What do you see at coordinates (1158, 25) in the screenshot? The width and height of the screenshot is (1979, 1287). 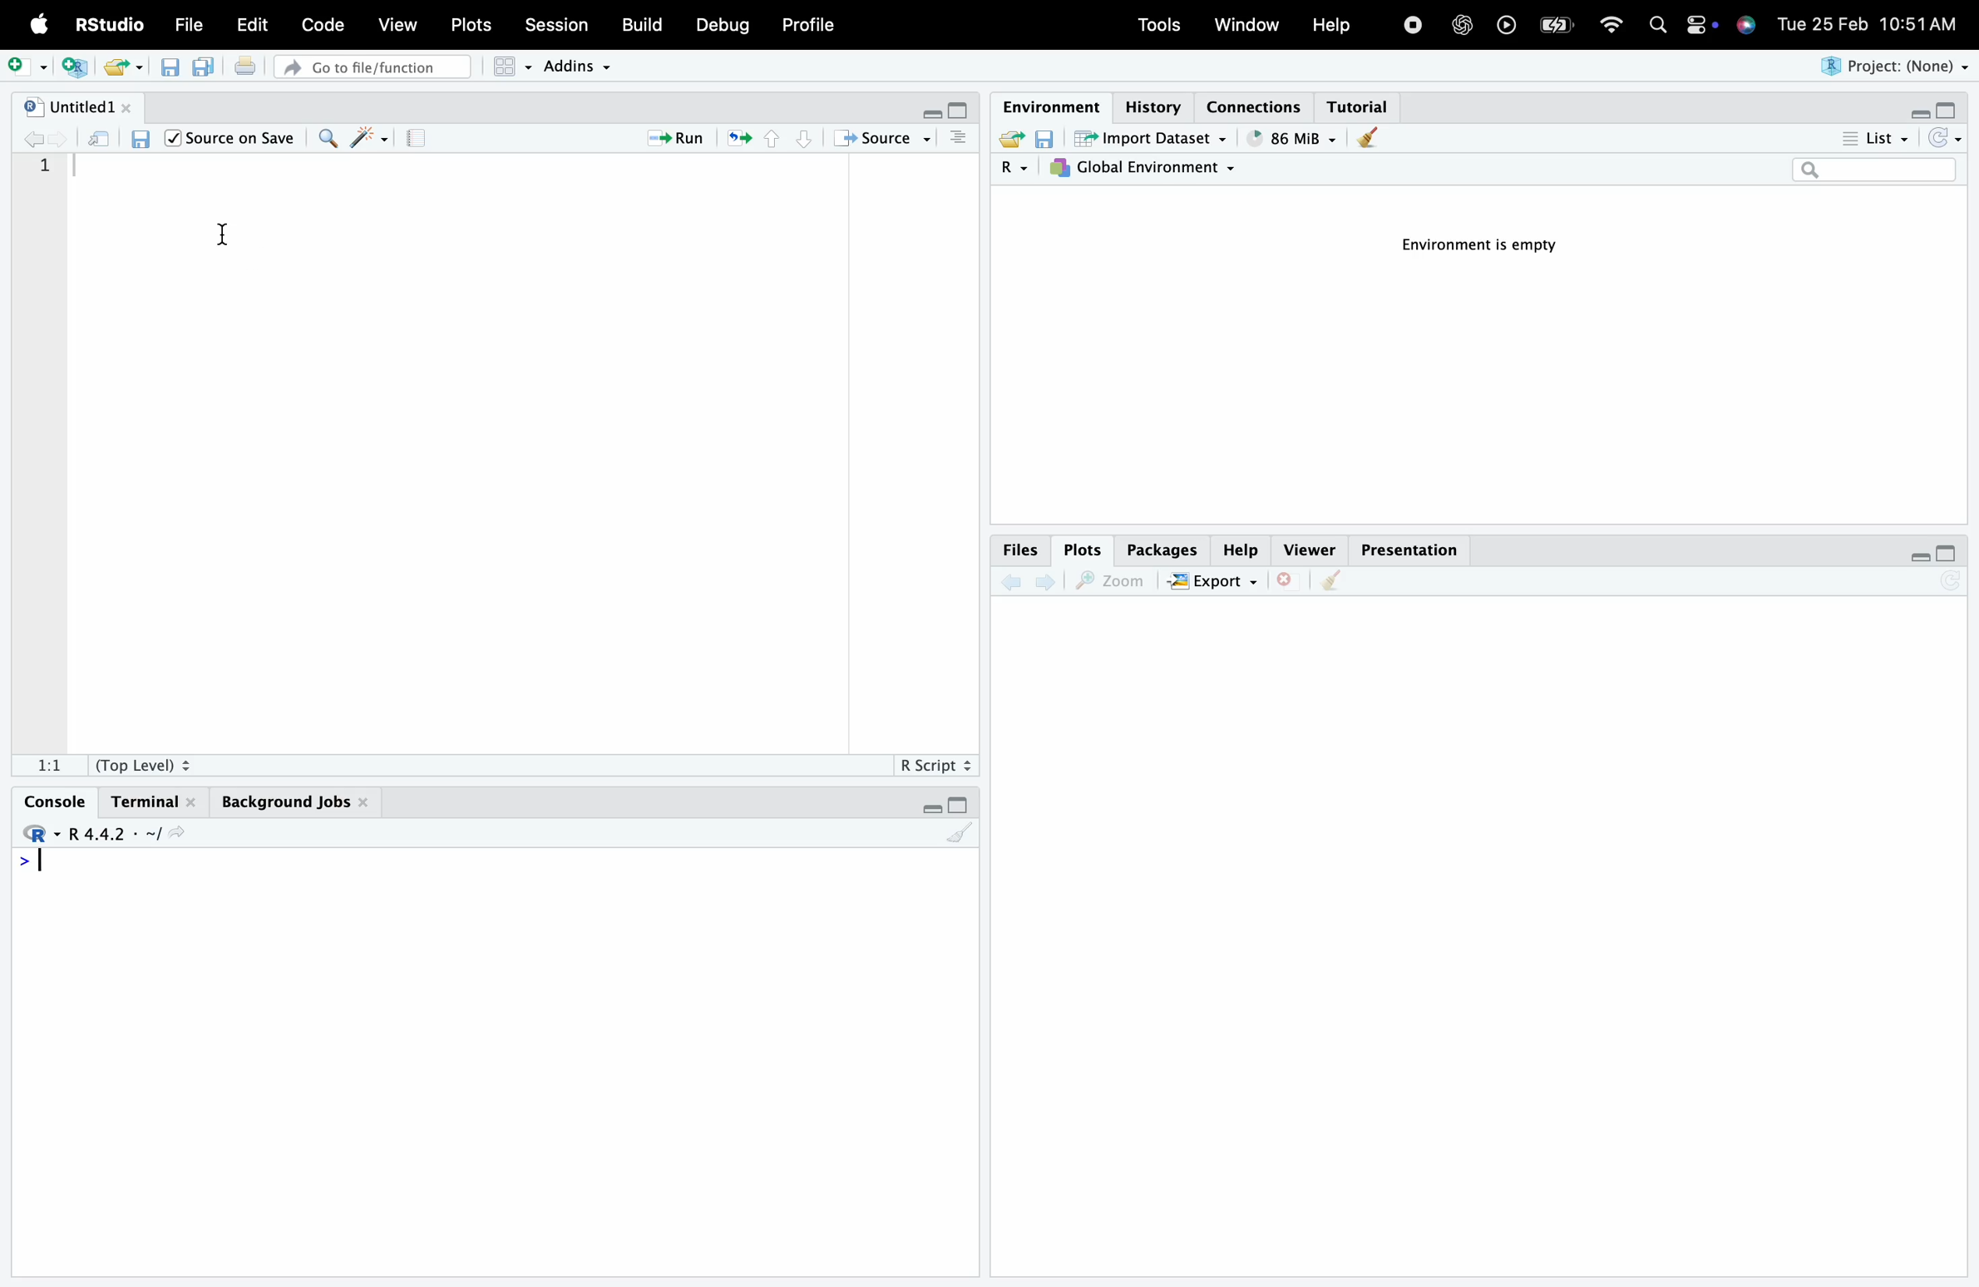 I see `Tools` at bounding box center [1158, 25].